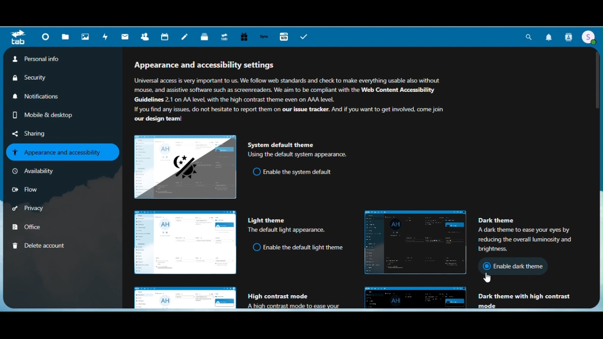 This screenshot has width=603, height=339. What do you see at coordinates (27, 189) in the screenshot?
I see `Flow` at bounding box center [27, 189].